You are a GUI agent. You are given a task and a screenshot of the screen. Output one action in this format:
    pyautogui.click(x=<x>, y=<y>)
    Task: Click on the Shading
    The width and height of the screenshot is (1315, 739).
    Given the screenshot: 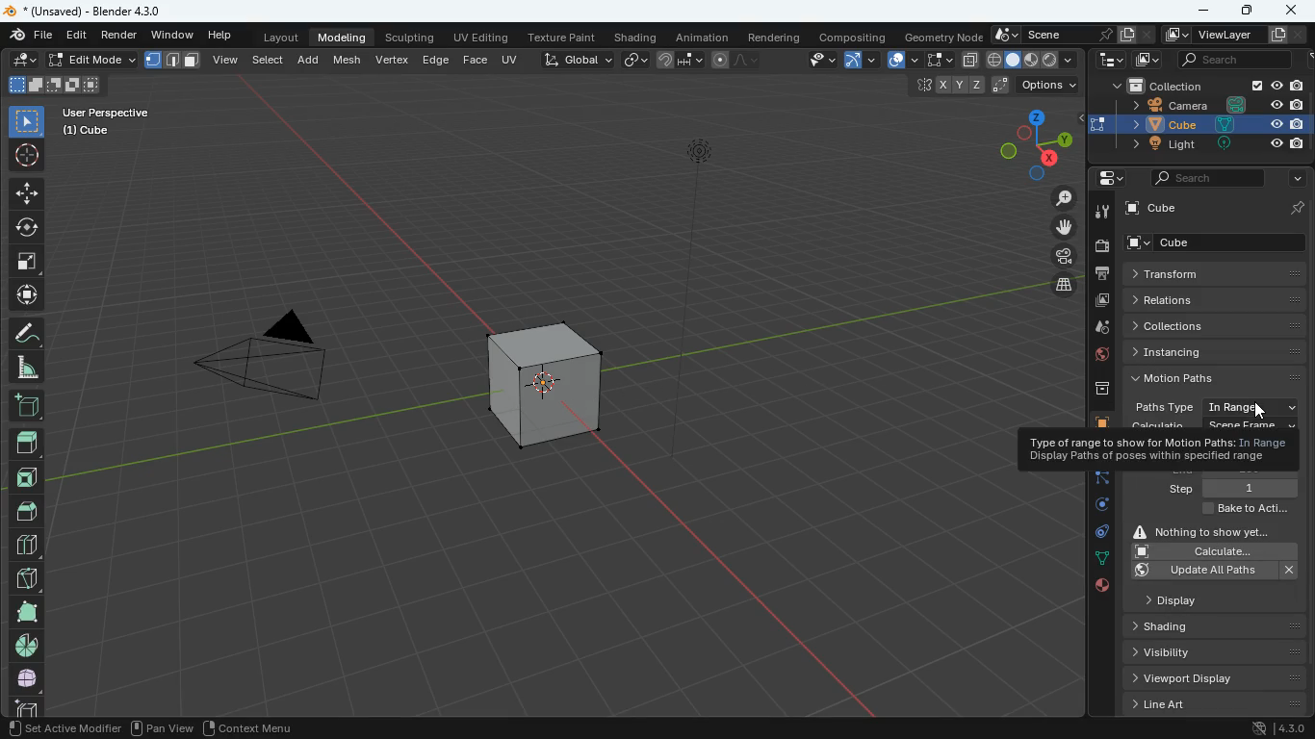 What is the action you would take?
    pyautogui.click(x=1177, y=625)
    